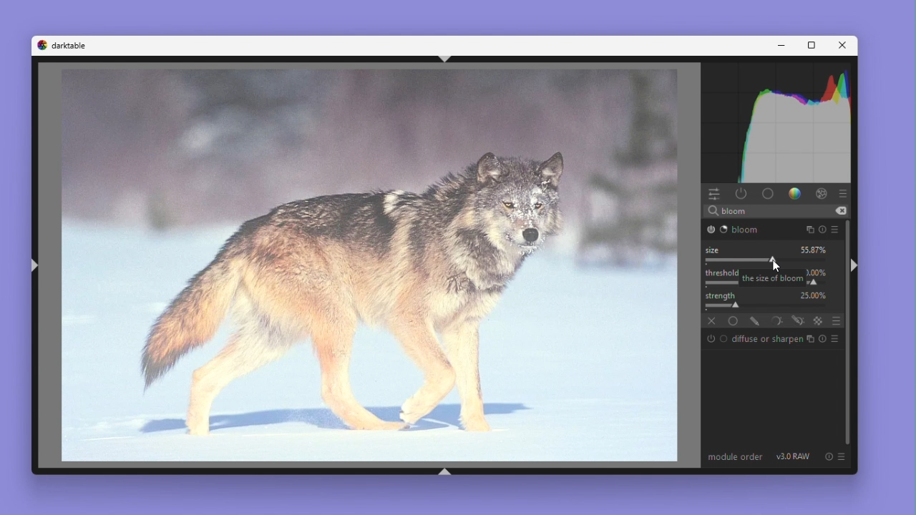  I want to click on Multiple instance, so click(809, 339).